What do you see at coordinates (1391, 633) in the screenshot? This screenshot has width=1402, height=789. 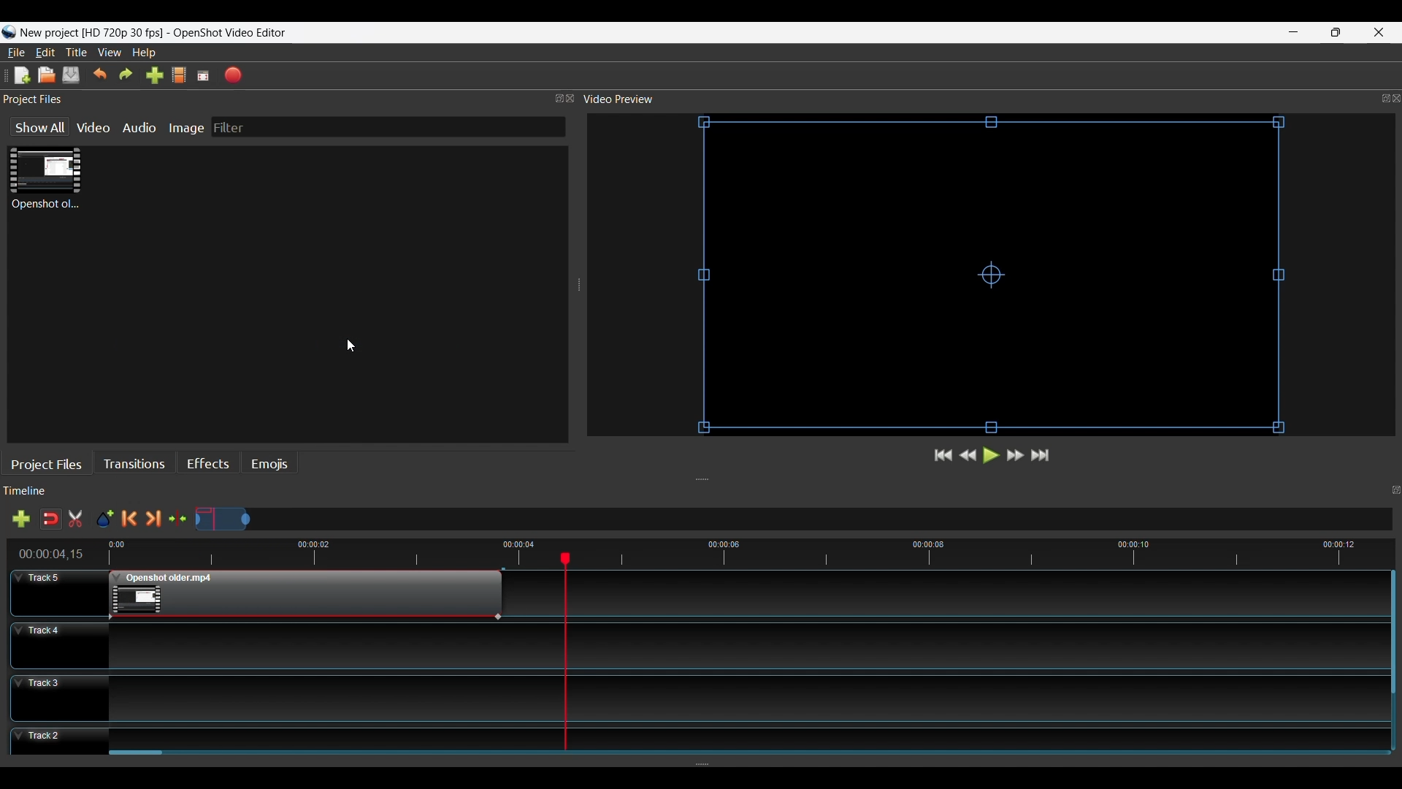 I see `Vertical Scroll bar` at bounding box center [1391, 633].